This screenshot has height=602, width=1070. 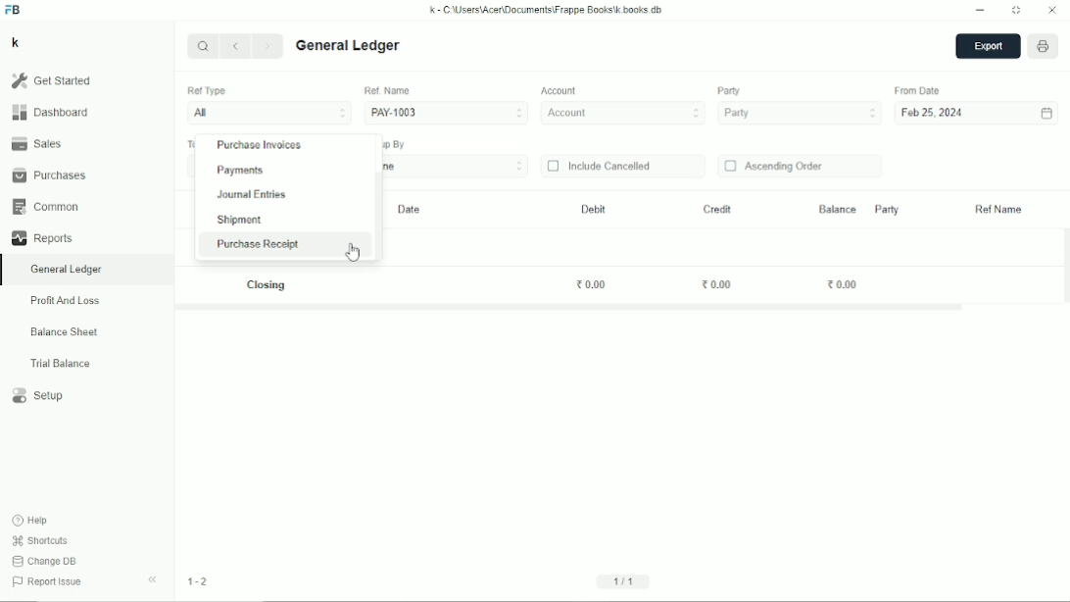 I want to click on Ascending order, so click(x=774, y=167).